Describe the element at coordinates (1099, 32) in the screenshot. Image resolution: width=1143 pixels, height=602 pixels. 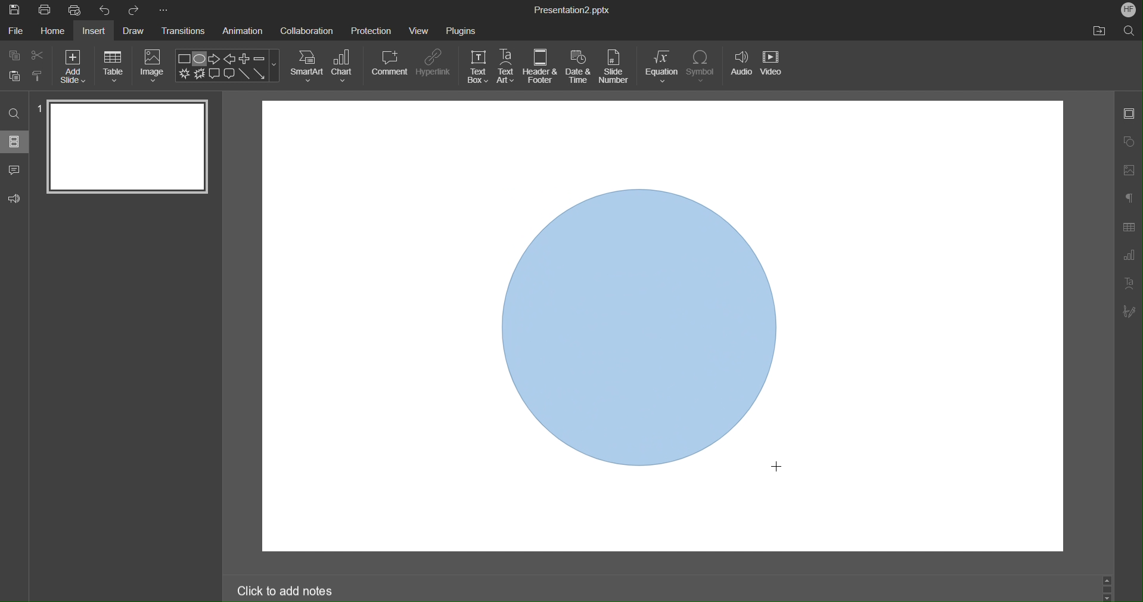
I see `Open File Location` at that location.